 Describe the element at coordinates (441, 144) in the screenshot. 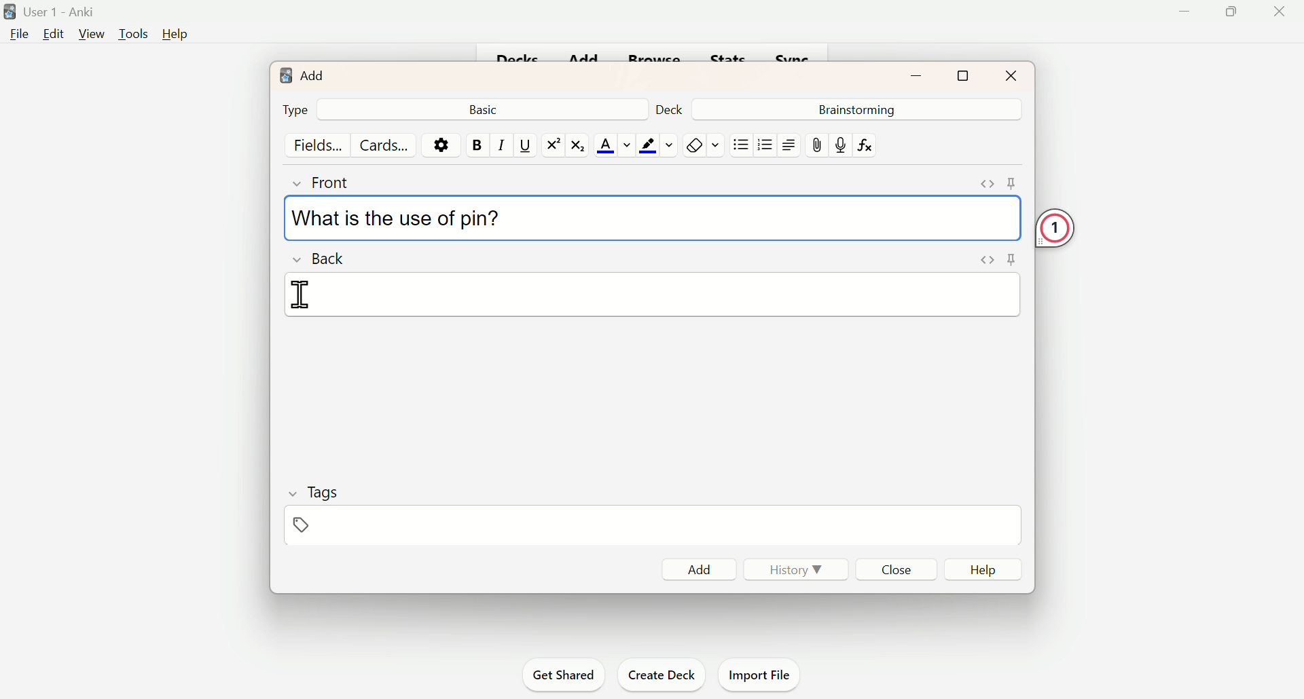

I see `Options` at that location.